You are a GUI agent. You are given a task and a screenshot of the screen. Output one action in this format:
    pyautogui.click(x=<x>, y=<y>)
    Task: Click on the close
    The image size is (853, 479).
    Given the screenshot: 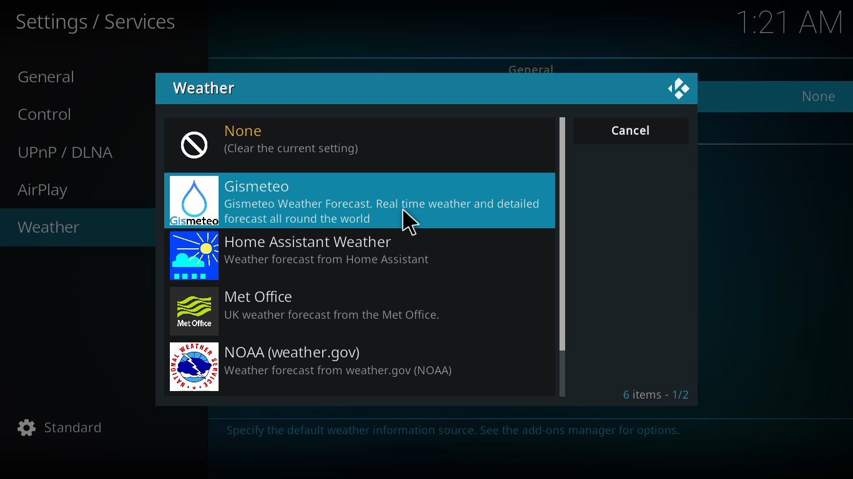 What is the action you would take?
    pyautogui.click(x=679, y=90)
    